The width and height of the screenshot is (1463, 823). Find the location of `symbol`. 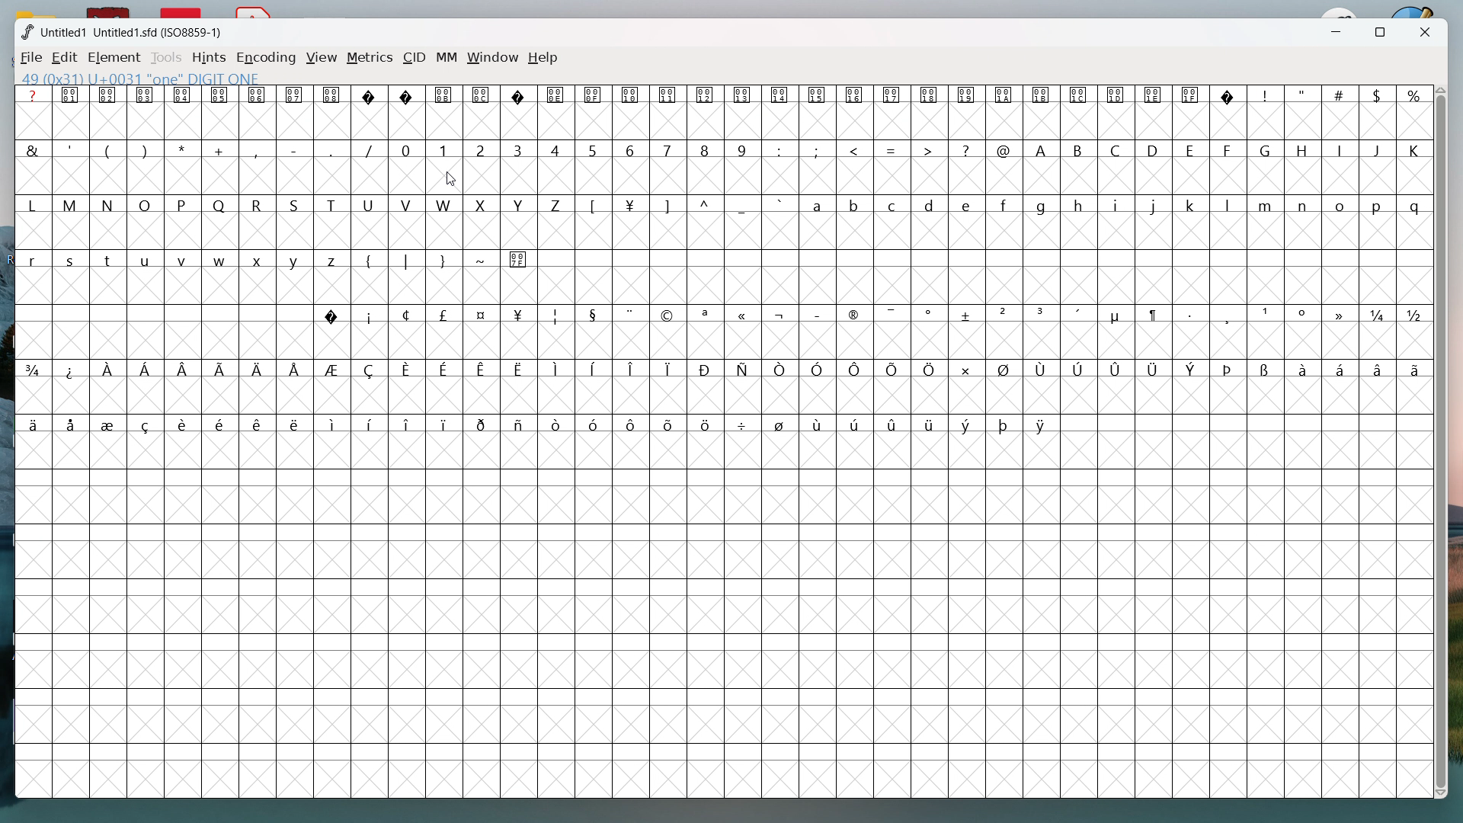

symbol is located at coordinates (373, 370).